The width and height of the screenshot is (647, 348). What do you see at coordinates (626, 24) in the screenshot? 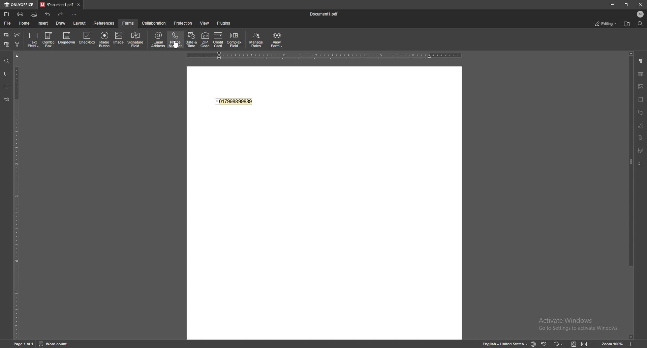
I see `locate file` at bounding box center [626, 24].